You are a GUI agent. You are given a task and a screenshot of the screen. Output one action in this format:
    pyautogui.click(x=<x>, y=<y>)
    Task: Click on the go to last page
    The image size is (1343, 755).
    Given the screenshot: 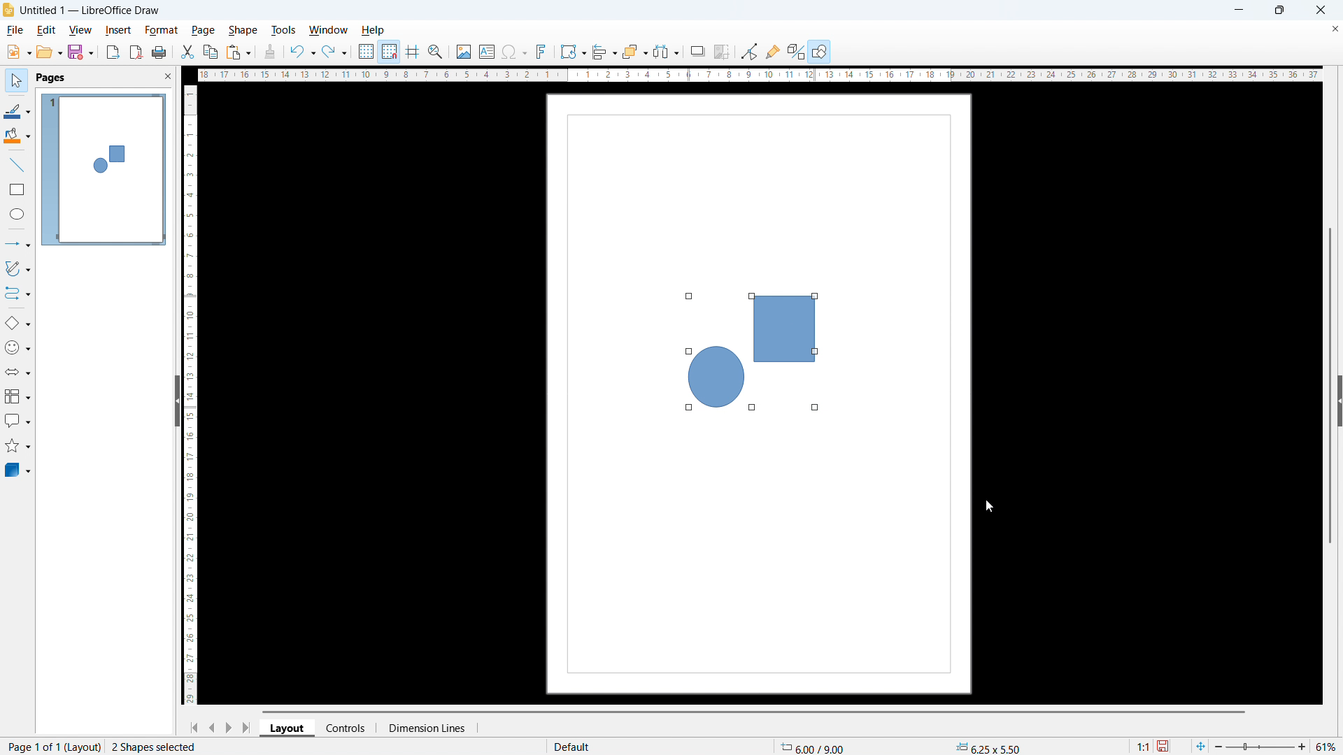 What is the action you would take?
    pyautogui.click(x=249, y=728)
    